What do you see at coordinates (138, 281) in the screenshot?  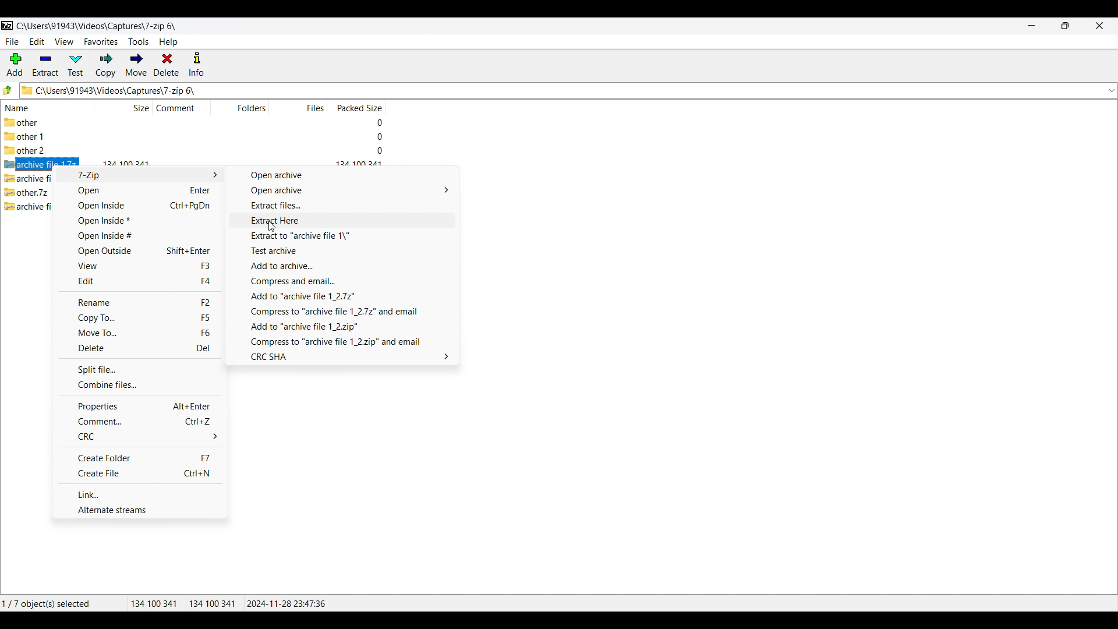 I see `Edit` at bounding box center [138, 281].